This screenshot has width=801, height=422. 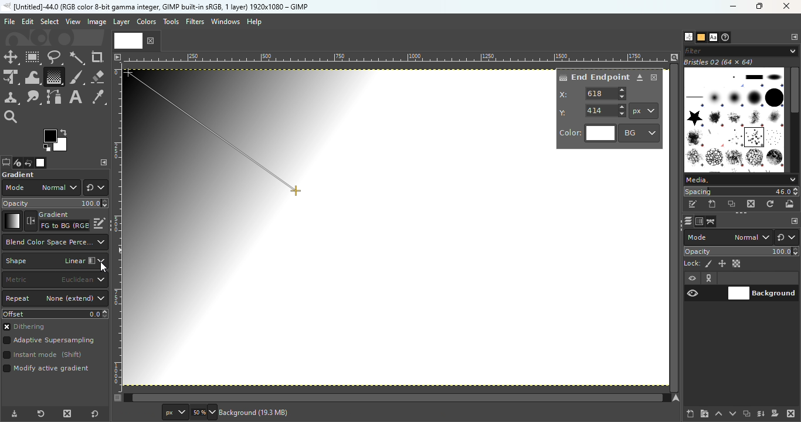 I want to click on Delete tool preset, so click(x=65, y=414).